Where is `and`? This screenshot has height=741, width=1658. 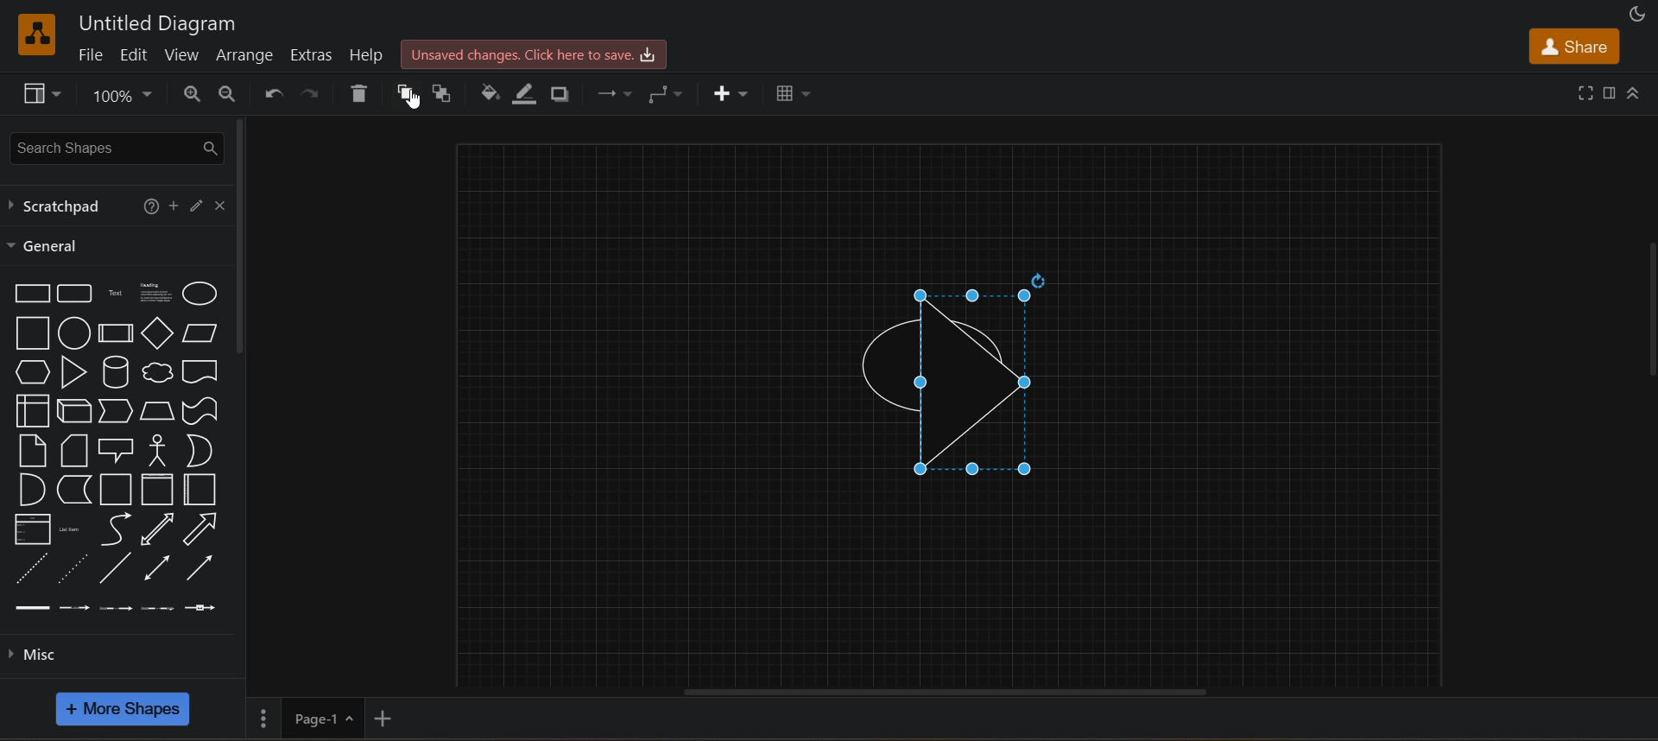
and is located at coordinates (34, 489).